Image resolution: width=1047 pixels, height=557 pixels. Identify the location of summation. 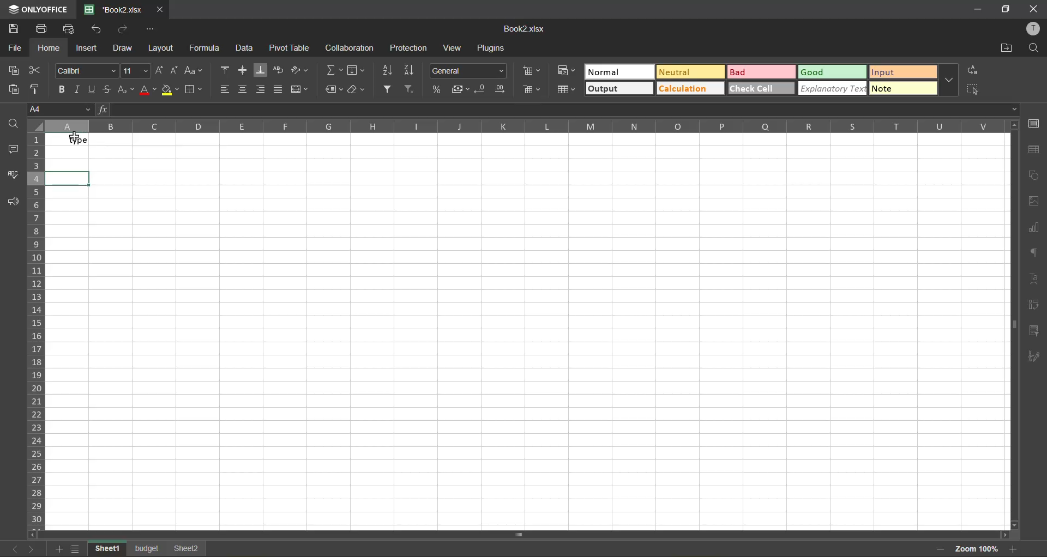
(334, 69).